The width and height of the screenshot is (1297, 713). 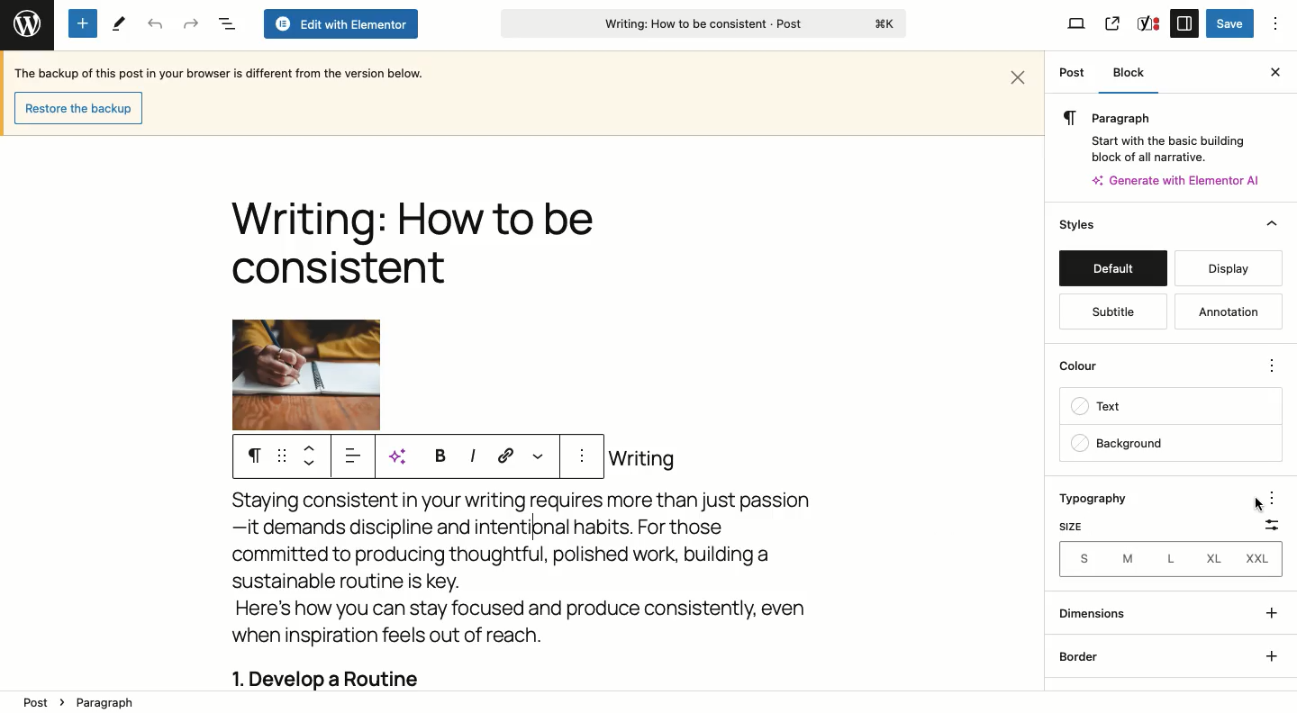 What do you see at coordinates (1169, 560) in the screenshot?
I see `S M L XL XXL` at bounding box center [1169, 560].